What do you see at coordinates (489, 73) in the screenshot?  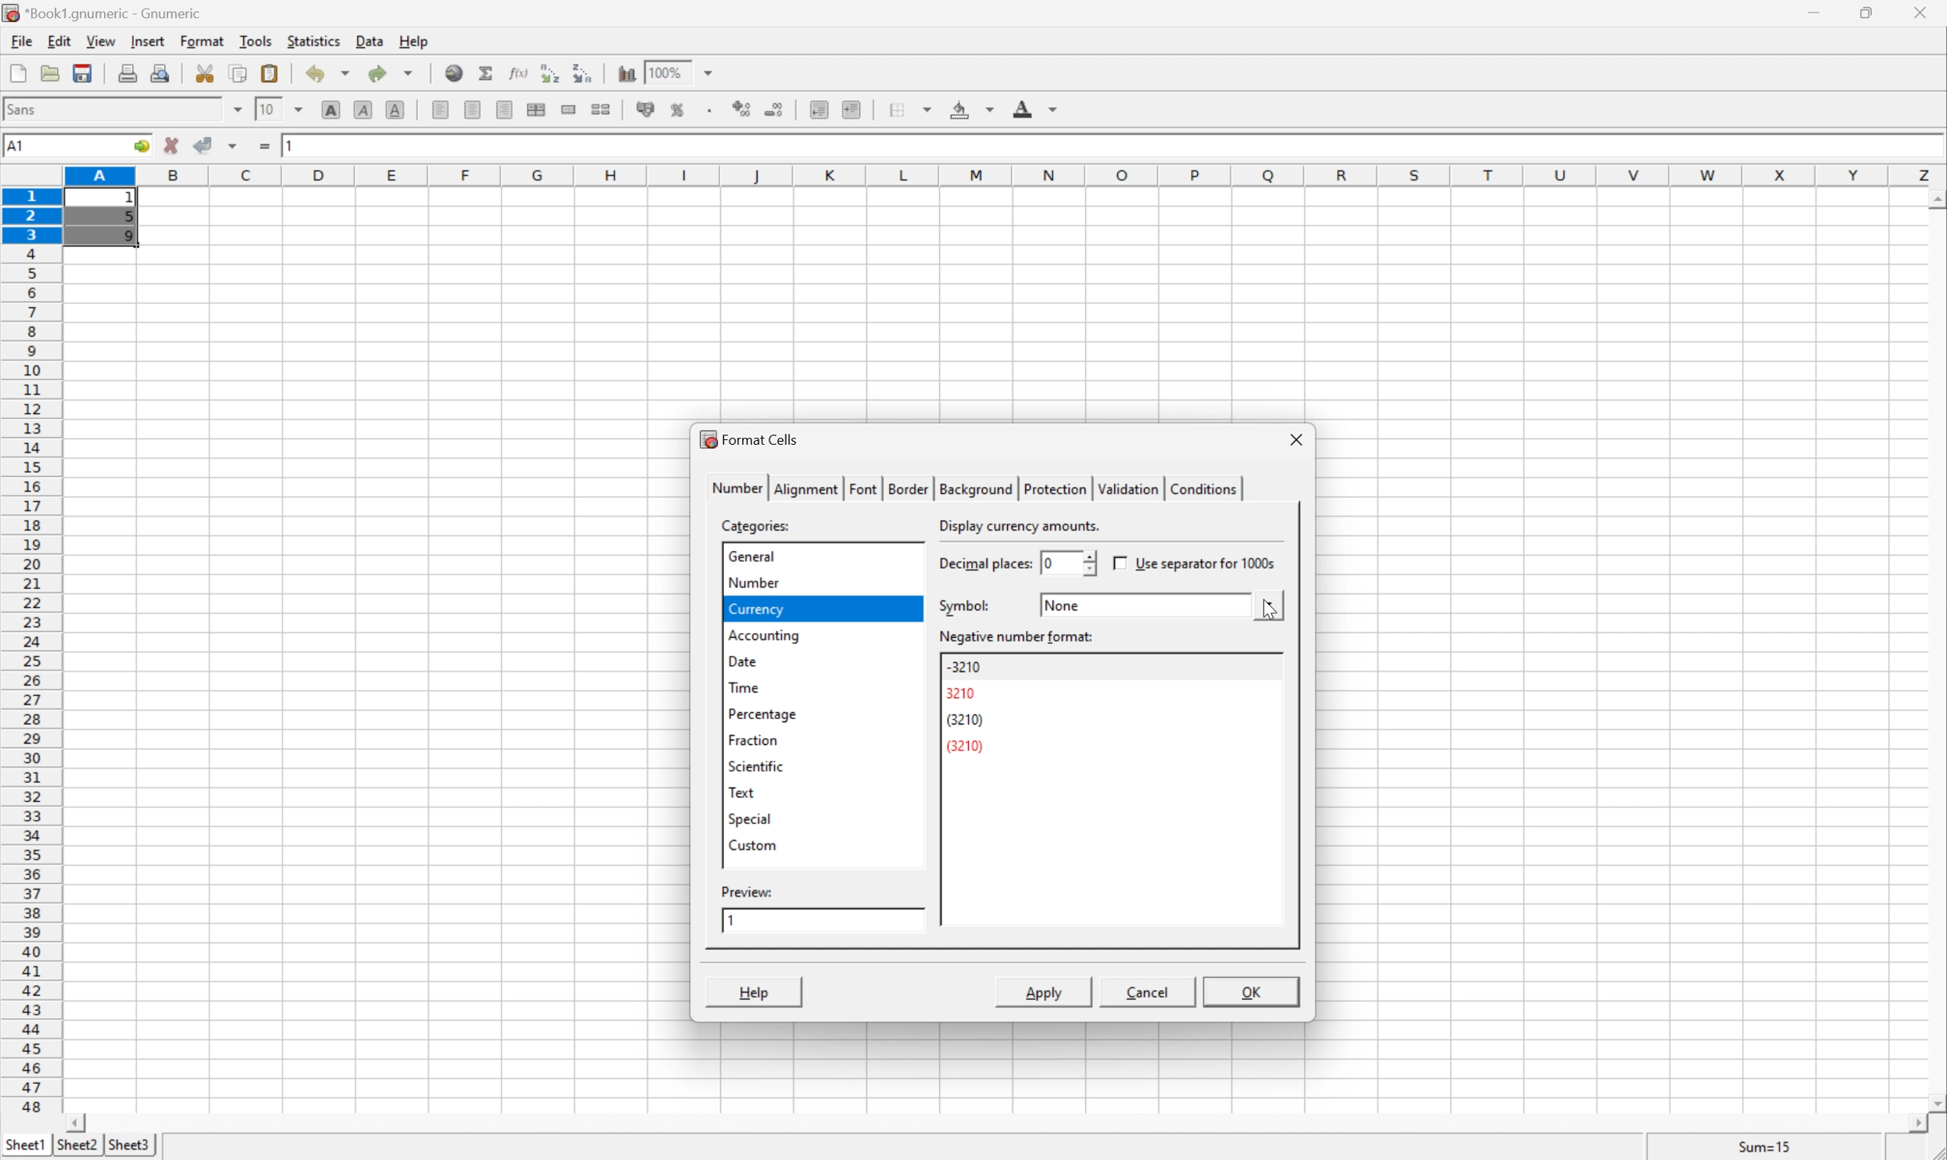 I see `sum in current cell` at bounding box center [489, 73].